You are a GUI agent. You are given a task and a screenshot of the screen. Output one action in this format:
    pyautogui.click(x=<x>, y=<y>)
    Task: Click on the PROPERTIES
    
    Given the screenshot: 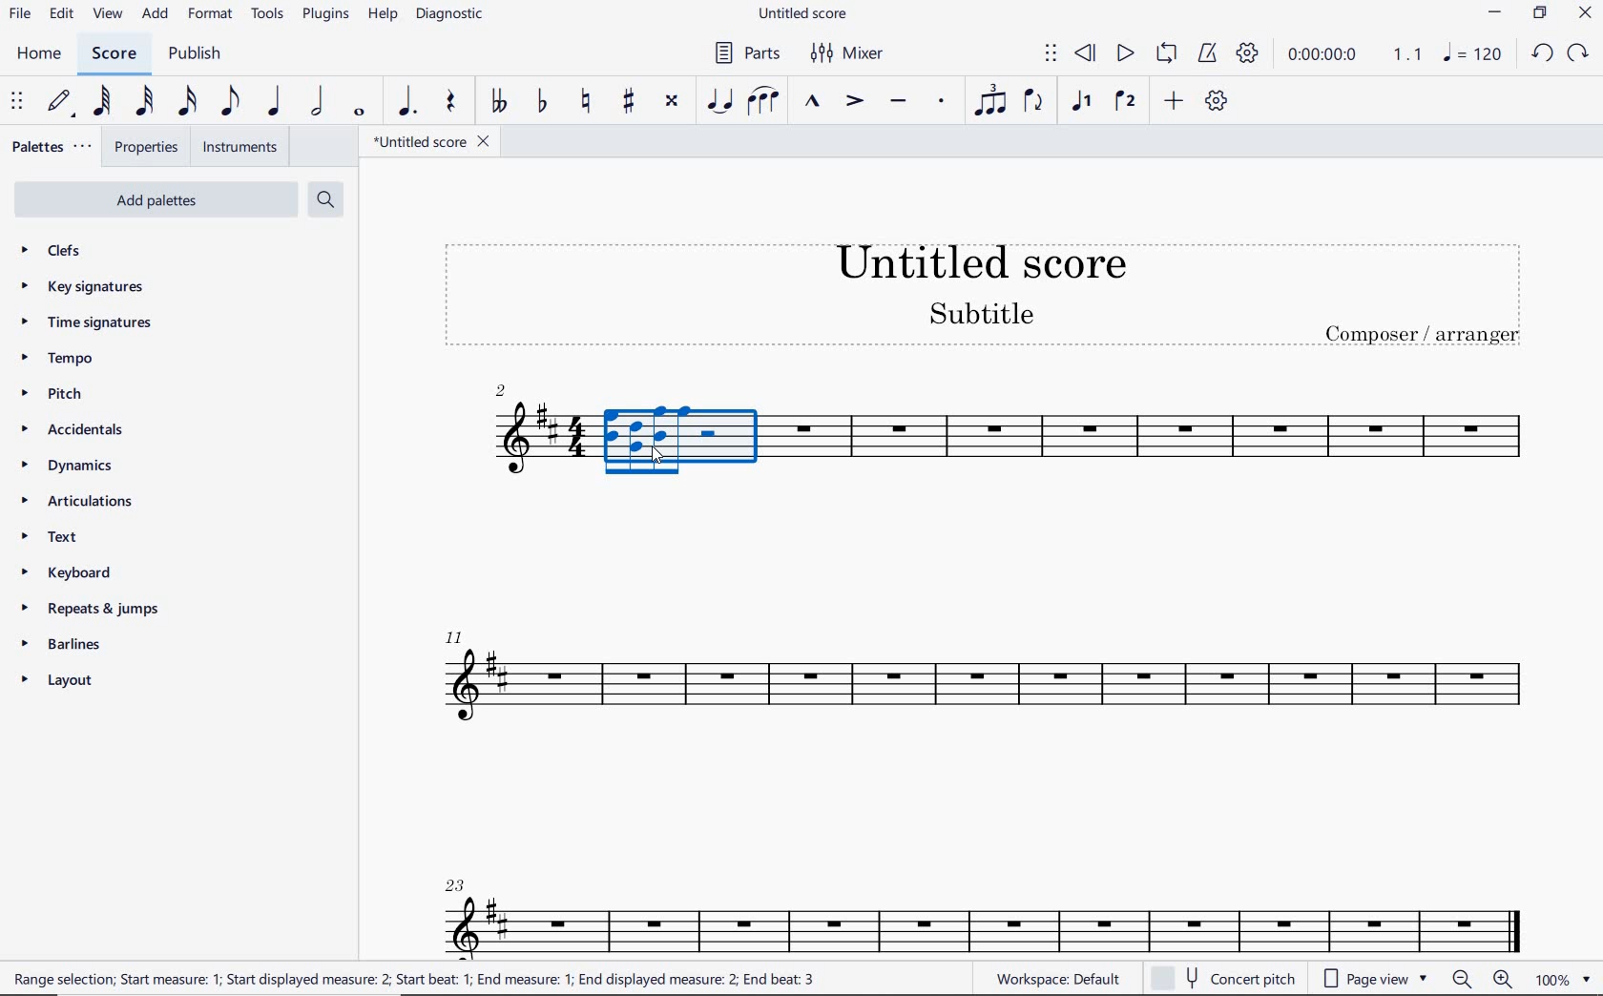 What is the action you would take?
    pyautogui.click(x=145, y=150)
    